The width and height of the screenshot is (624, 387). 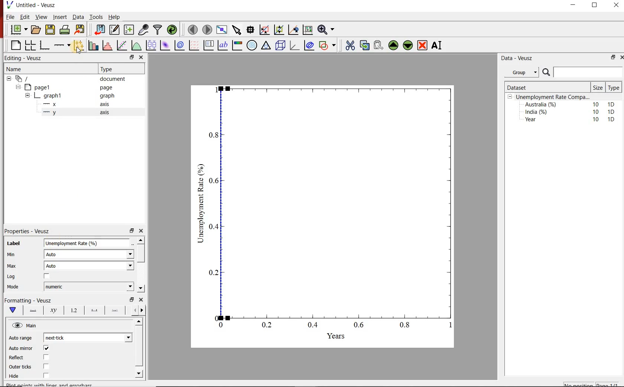 What do you see at coordinates (599, 87) in the screenshot?
I see `Size` at bounding box center [599, 87].